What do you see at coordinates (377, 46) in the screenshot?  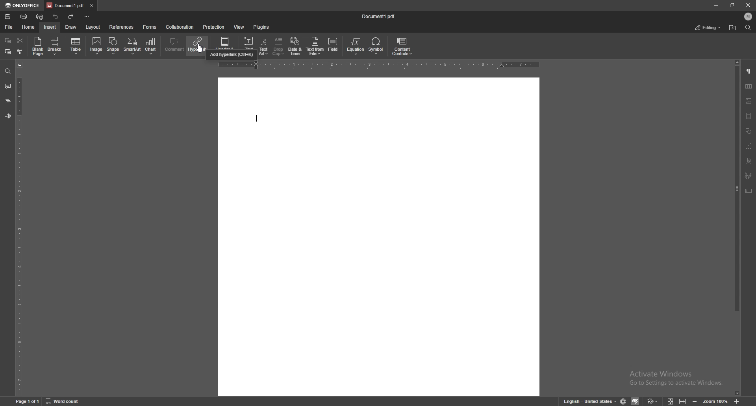 I see `symbol` at bounding box center [377, 46].